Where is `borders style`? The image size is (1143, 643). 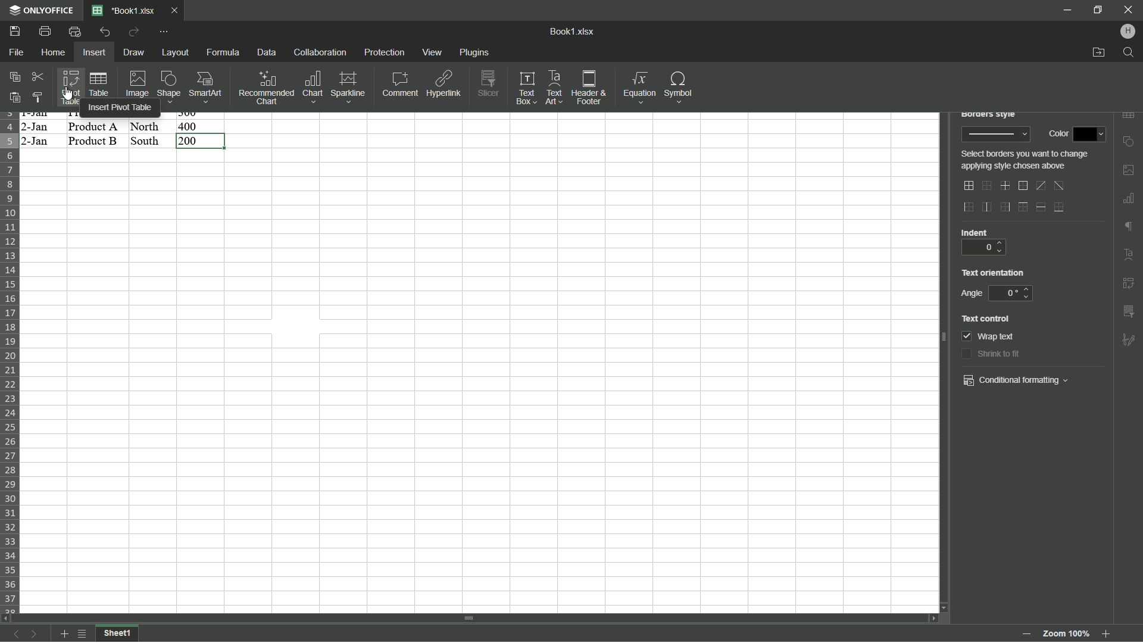 borders style is located at coordinates (988, 116).